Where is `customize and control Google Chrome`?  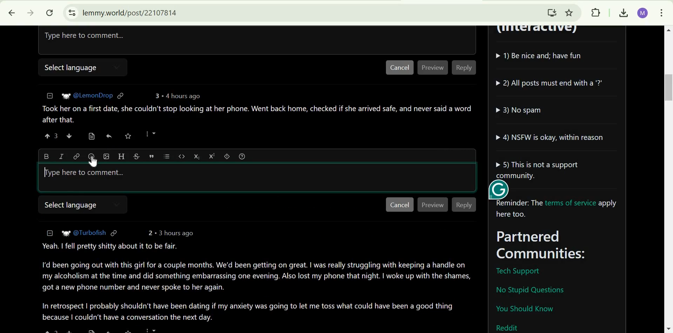 customize and control Google Chrome is located at coordinates (662, 14).